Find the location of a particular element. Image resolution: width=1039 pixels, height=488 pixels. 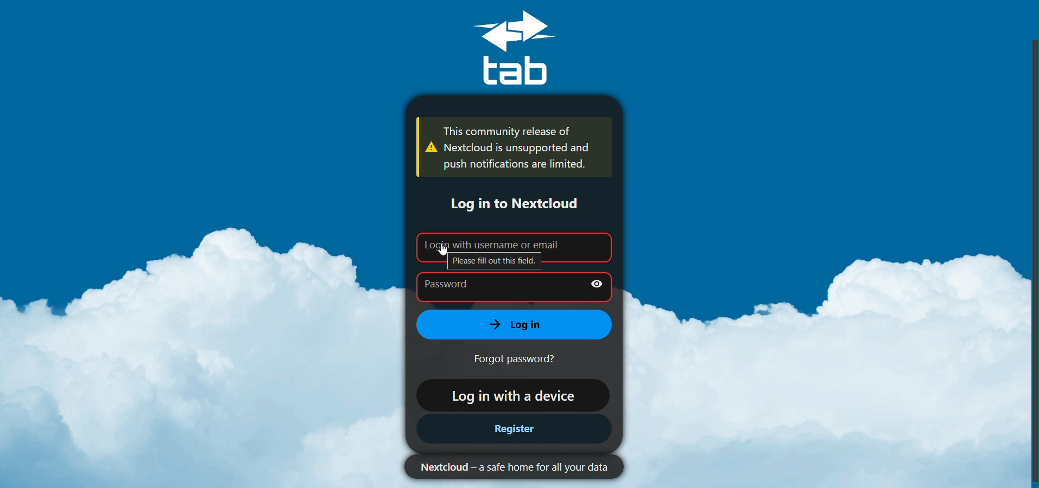

This community release of Nextcloud is unsupported and push notifications are limited. (Warning message) is located at coordinates (510, 149).